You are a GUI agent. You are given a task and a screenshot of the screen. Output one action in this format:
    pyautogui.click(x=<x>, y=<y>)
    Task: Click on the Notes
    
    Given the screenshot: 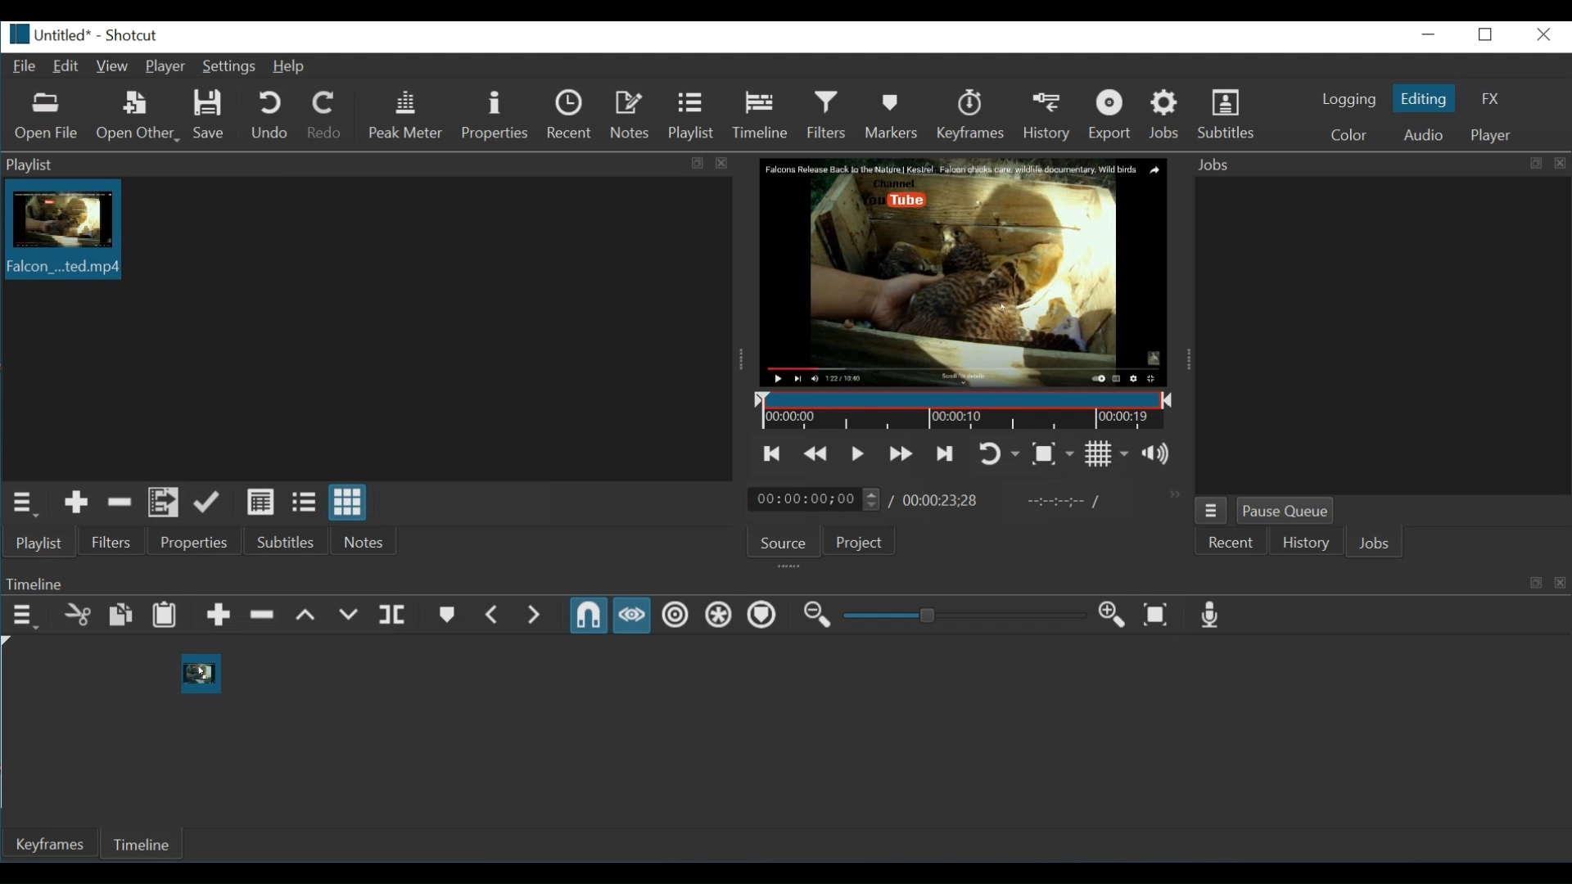 What is the action you would take?
    pyautogui.click(x=631, y=115)
    